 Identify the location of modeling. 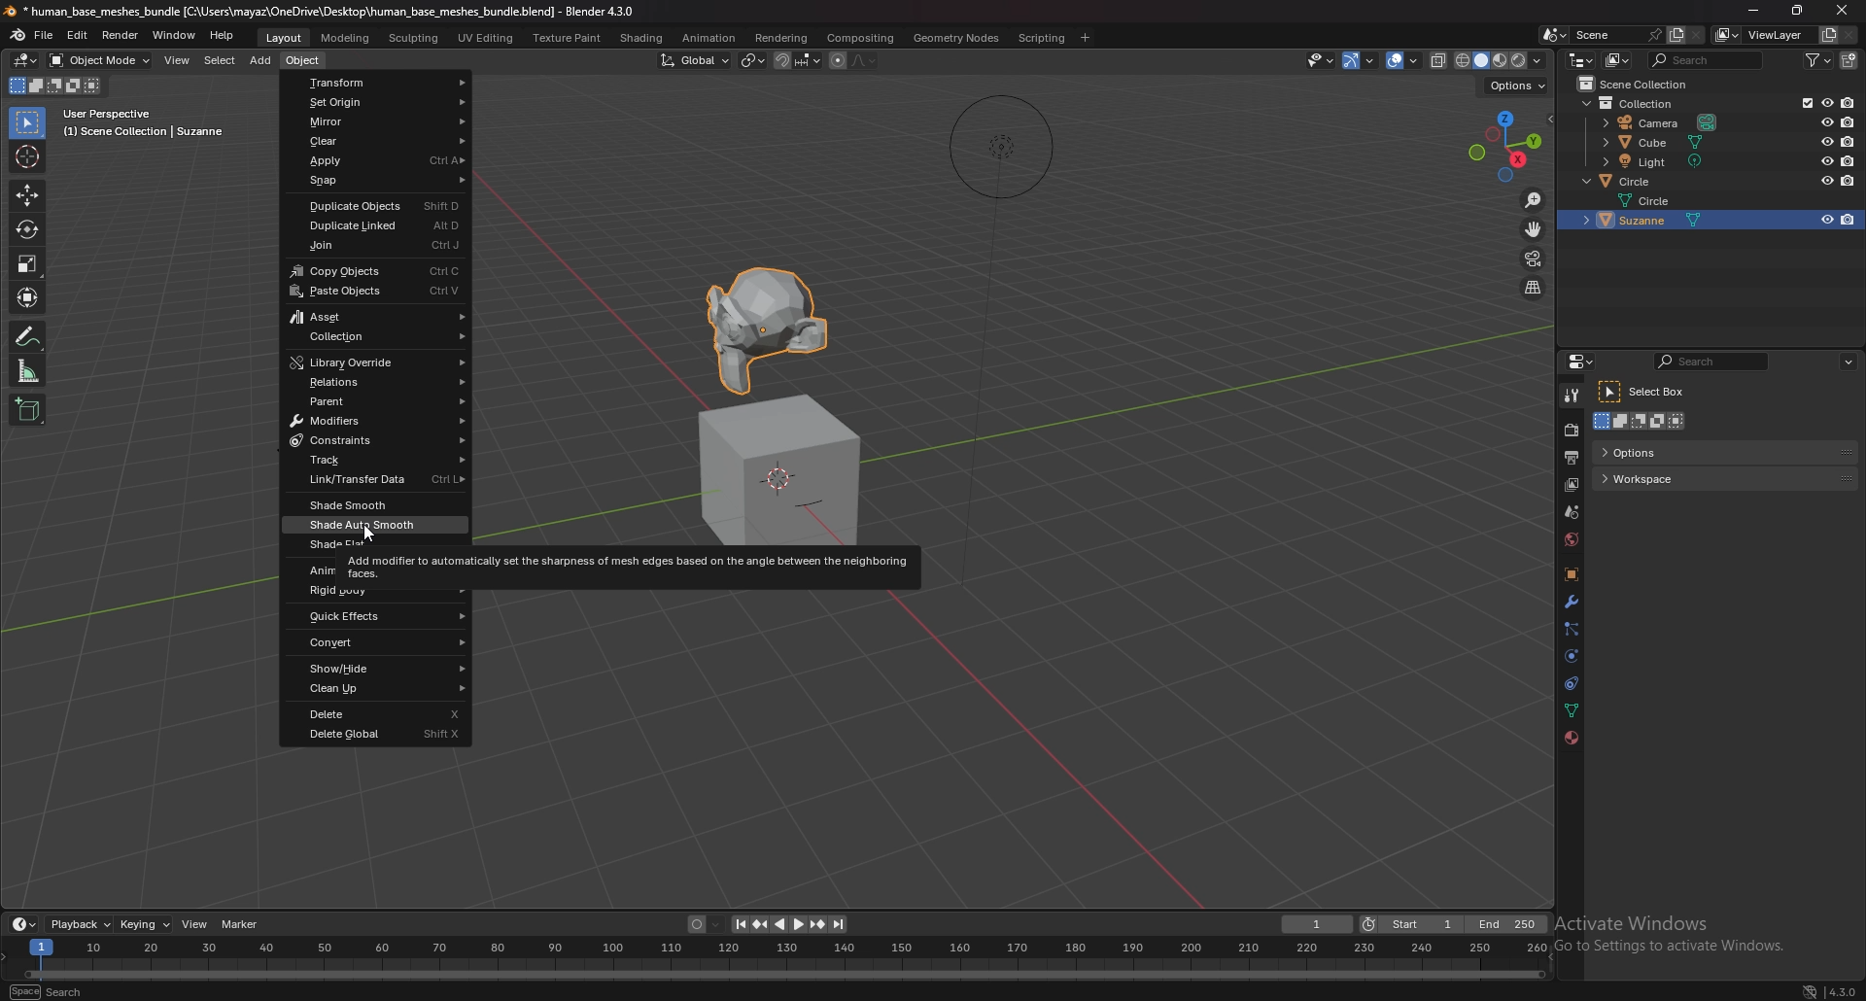
(347, 37).